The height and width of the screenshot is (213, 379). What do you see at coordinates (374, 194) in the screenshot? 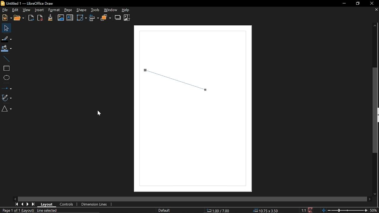
I see `Move down` at bounding box center [374, 194].